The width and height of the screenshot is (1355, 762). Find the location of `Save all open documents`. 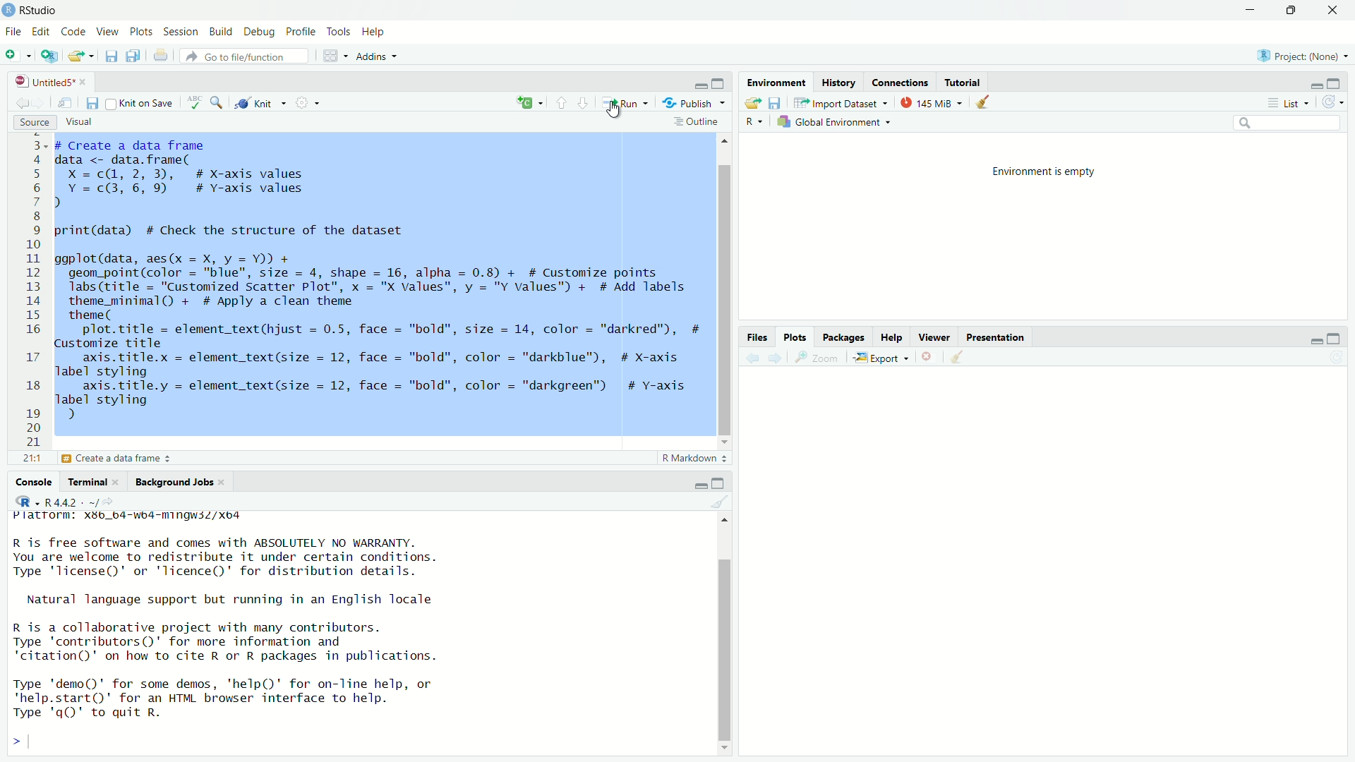

Save all open documents is located at coordinates (134, 56).